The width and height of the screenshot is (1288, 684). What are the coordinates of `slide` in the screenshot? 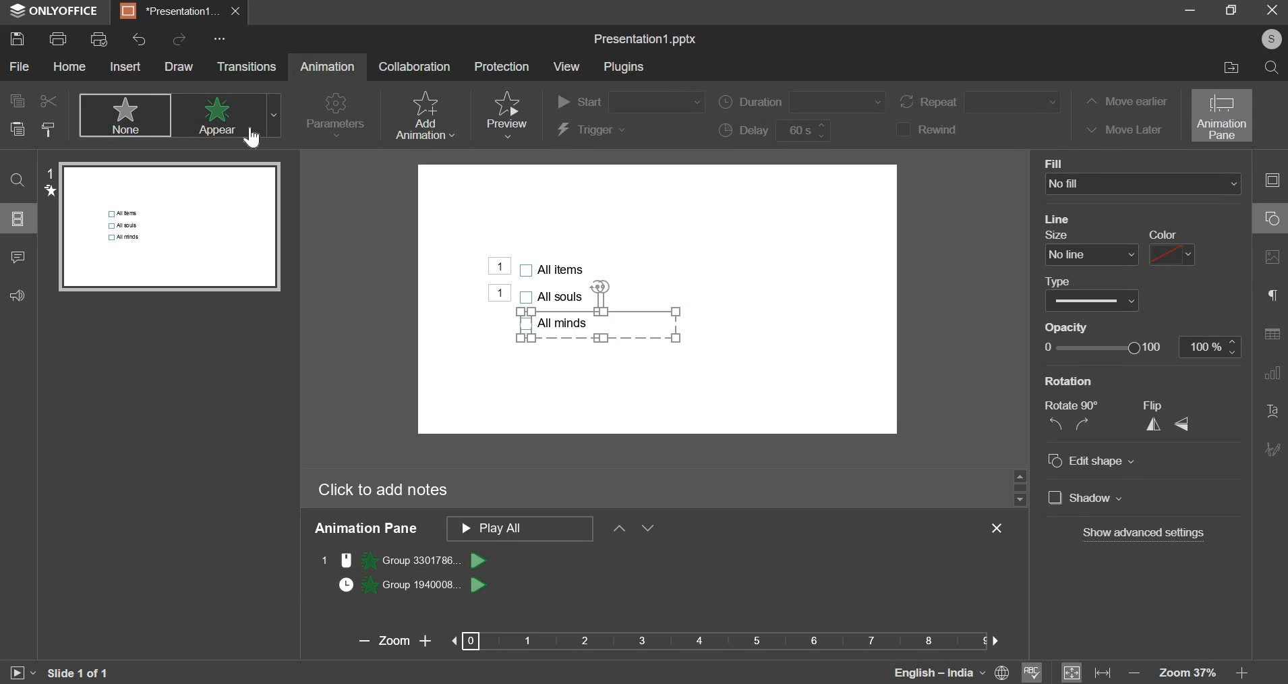 It's located at (20, 219).